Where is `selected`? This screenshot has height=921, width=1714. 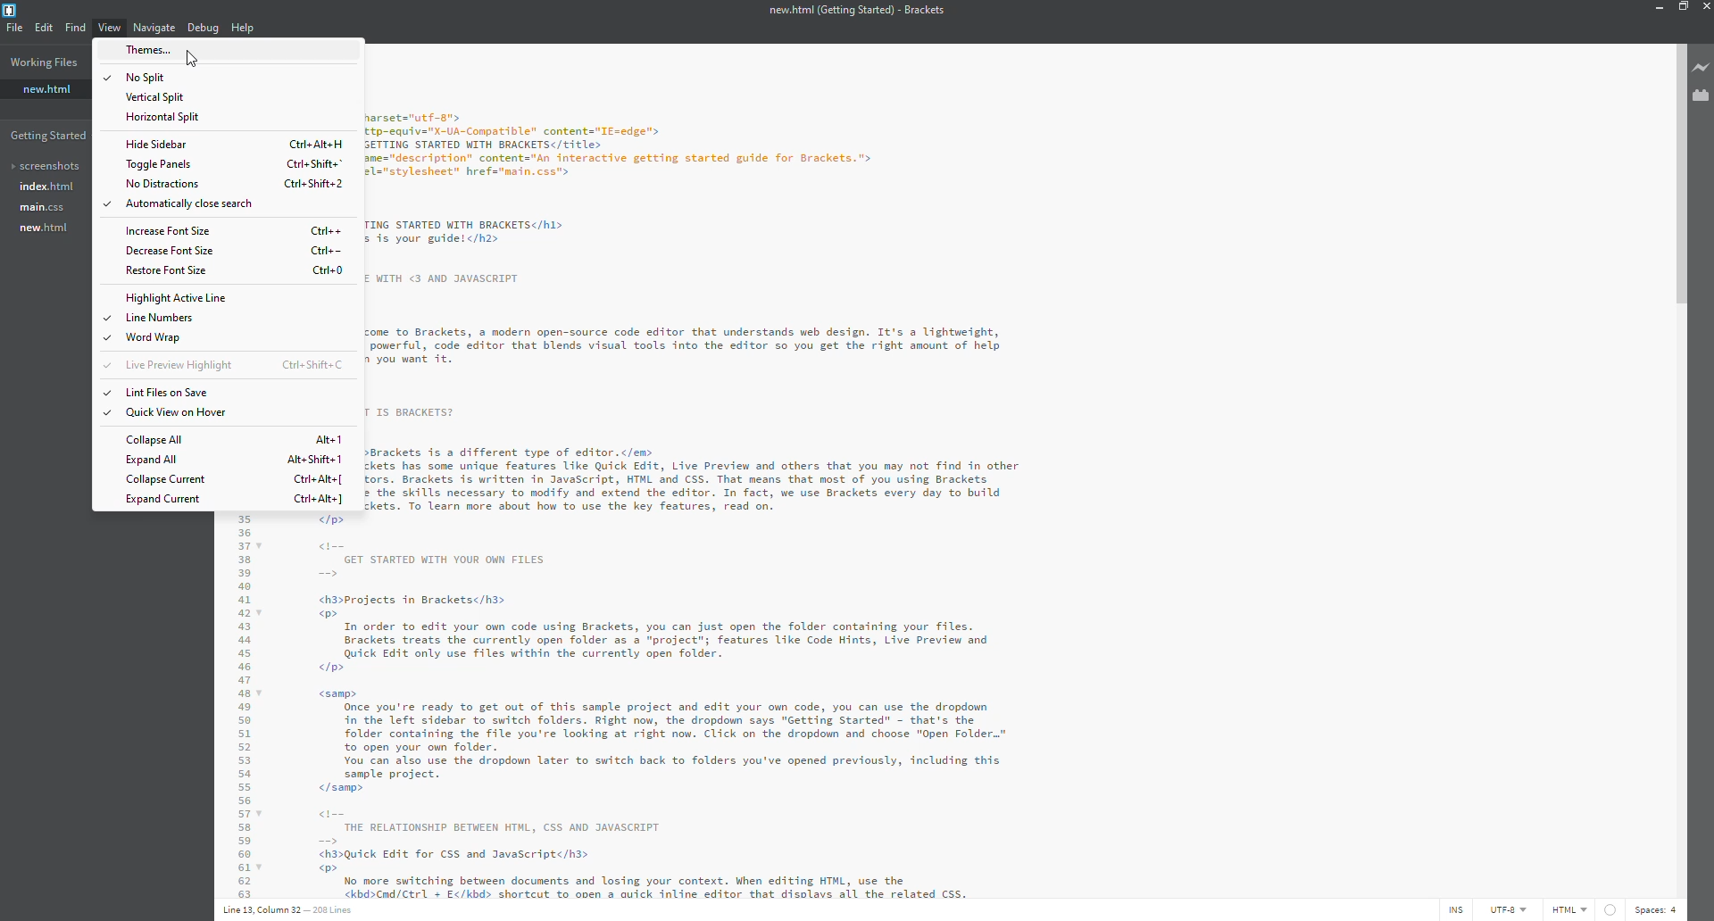 selected is located at coordinates (104, 203).